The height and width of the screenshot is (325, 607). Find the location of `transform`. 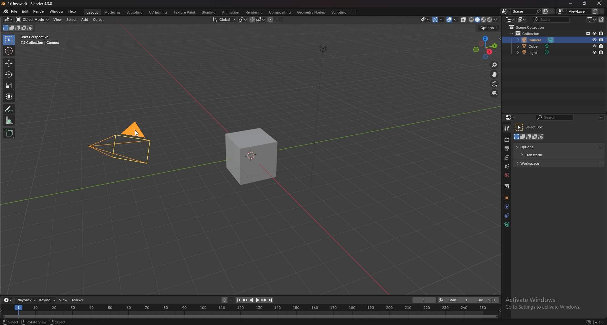

transform is located at coordinates (9, 96).